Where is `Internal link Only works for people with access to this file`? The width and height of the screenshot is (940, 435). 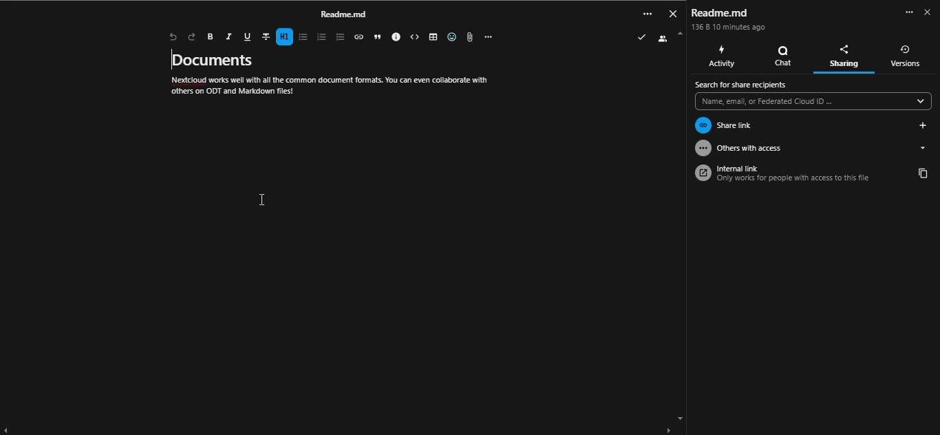
Internal link Only works for people with access to this file is located at coordinates (799, 173).